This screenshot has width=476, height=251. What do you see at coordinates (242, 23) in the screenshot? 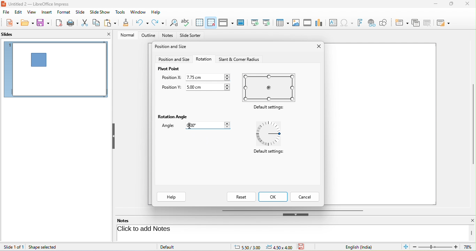
I see `master slide` at bounding box center [242, 23].